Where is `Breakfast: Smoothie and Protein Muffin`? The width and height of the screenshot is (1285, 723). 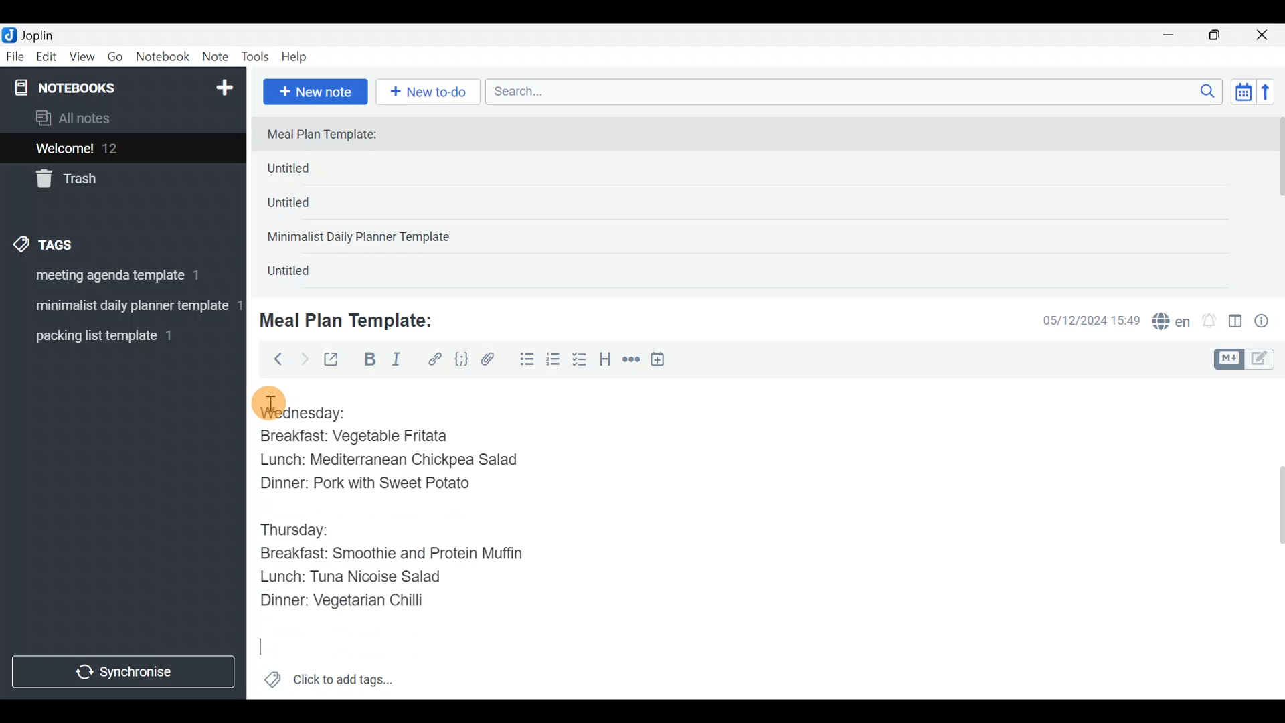 Breakfast: Smoothie and Protein Muffin is located at coordinates (390, 554).